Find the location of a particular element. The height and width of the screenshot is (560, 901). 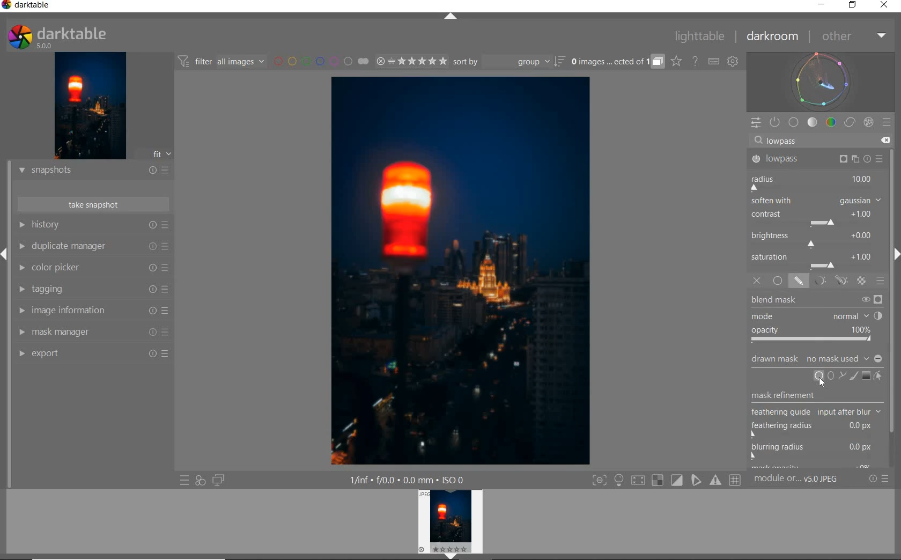

BLENDING OPTIONS is located at coordinates (881, 281).